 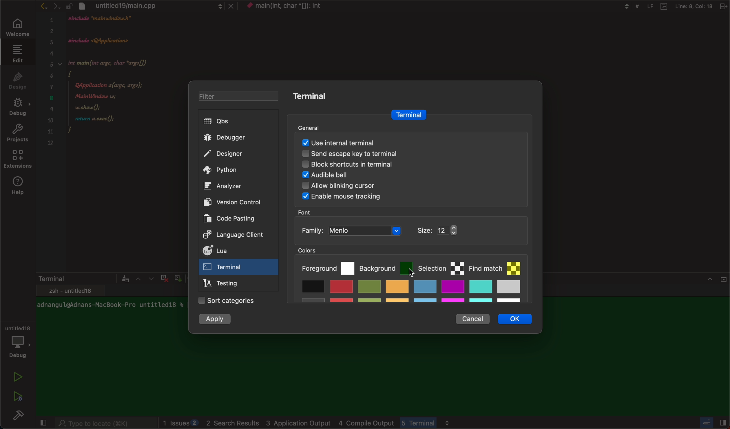 I want to click on arrows, so click(x=50, y=6).